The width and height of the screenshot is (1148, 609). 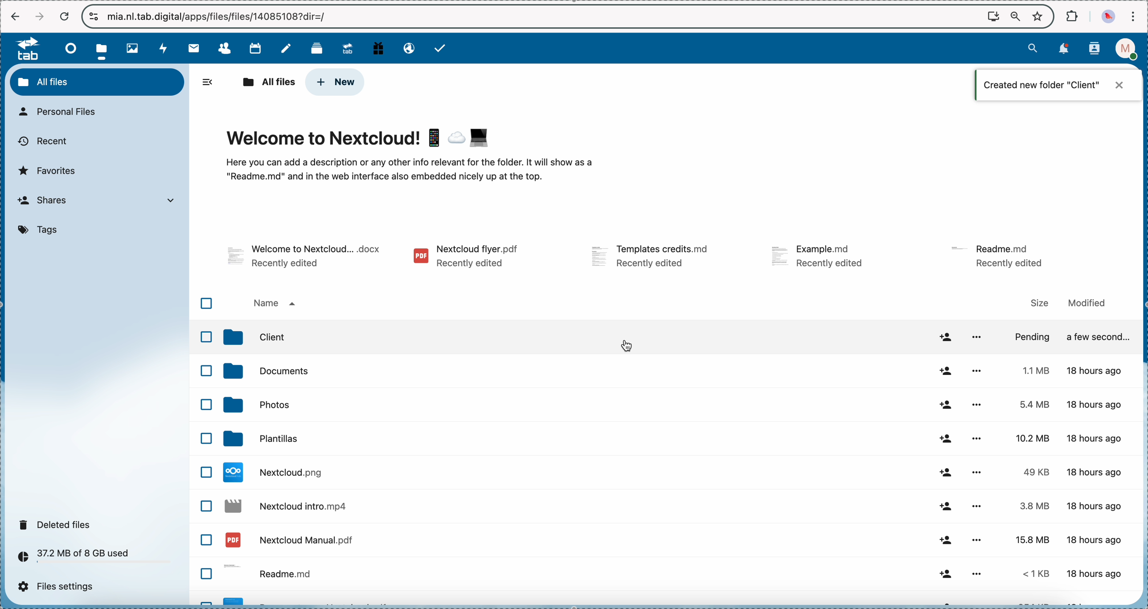 What do you see at coordinates (1095, 49) in the screenshot?
I see `contacts` at bounding box center [1095, 49].